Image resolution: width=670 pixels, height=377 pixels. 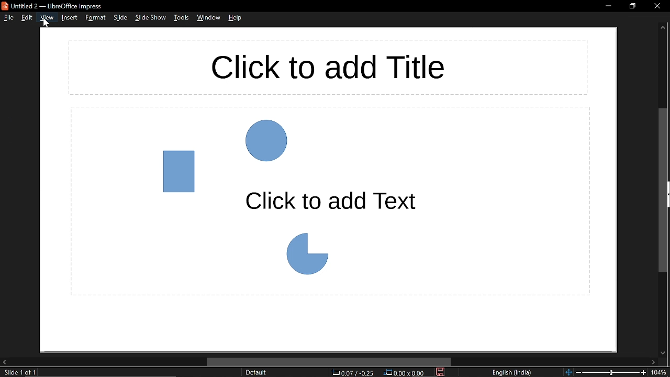 What do you see at coordinates (353, 373) in the screenshot?
I see `Position` at bounding box center [353, 373].